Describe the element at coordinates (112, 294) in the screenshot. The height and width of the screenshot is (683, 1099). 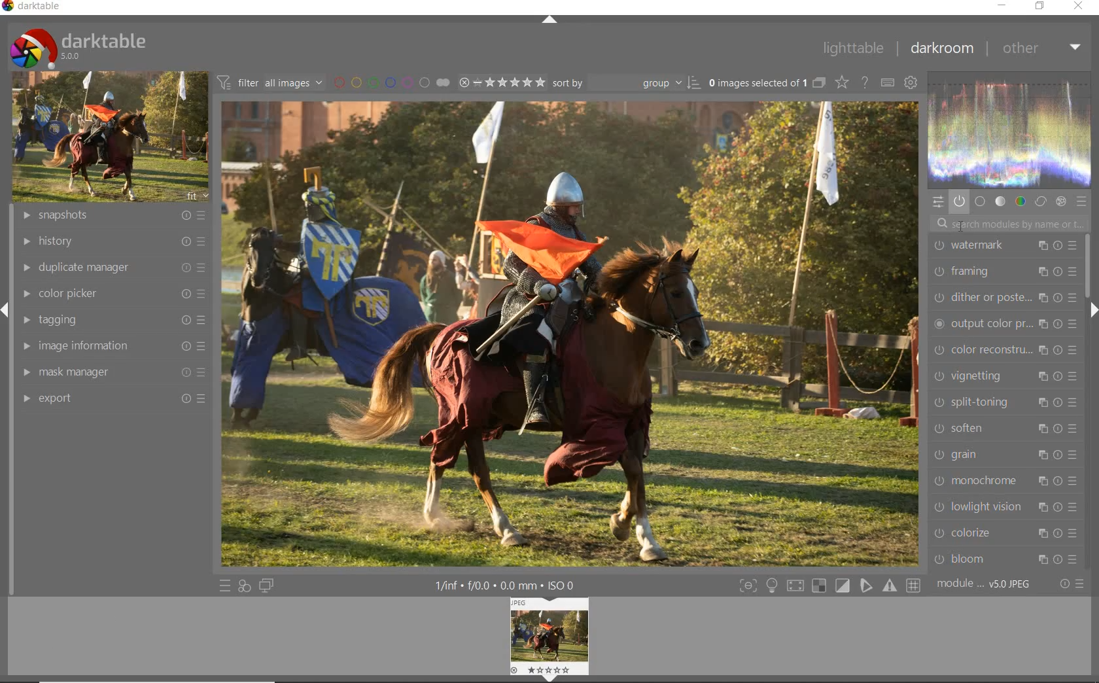
I see `color picker` at that location.